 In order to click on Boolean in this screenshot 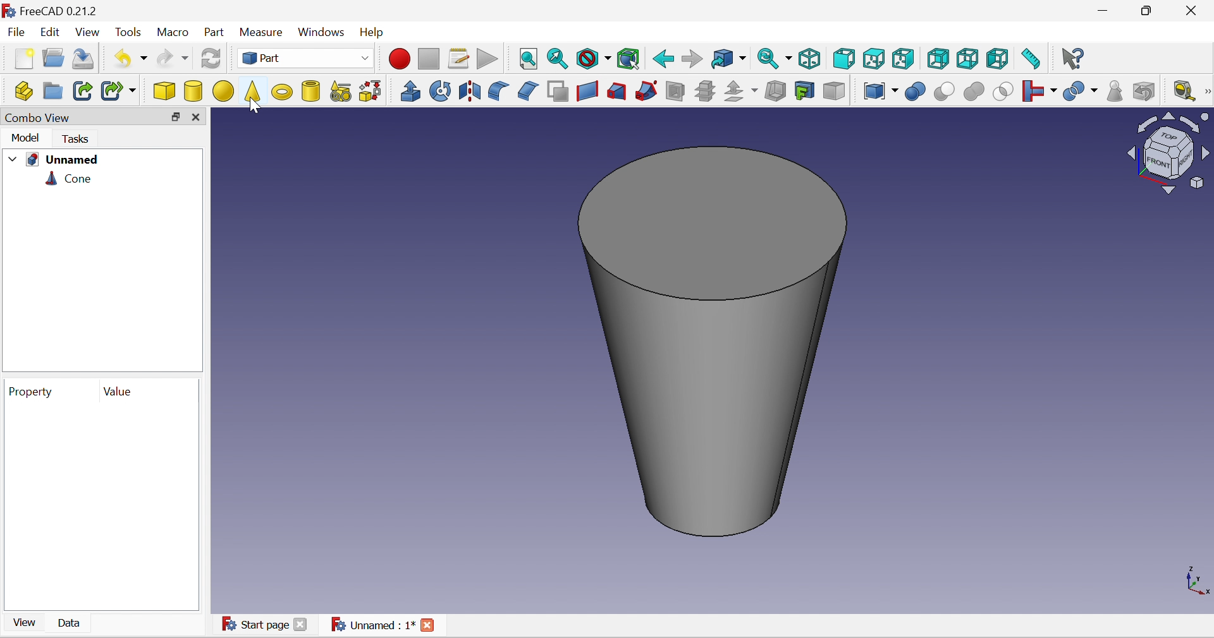, I will do `click(915, 91)`.